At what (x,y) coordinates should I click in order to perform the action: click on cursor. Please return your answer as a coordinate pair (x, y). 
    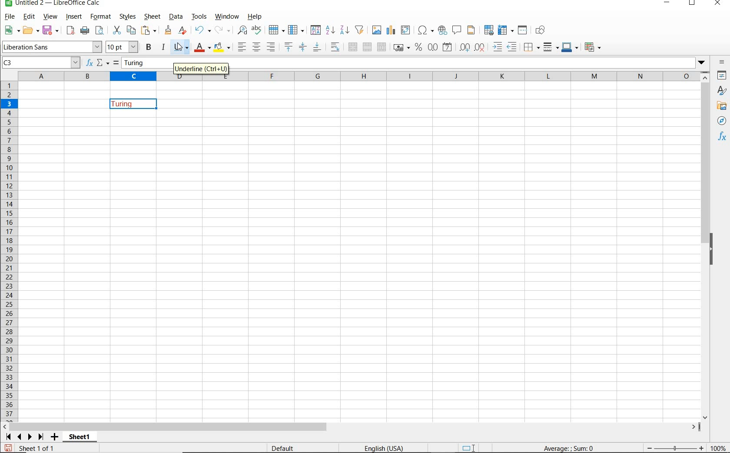
    Looking at the image, I should click on (181, 48).